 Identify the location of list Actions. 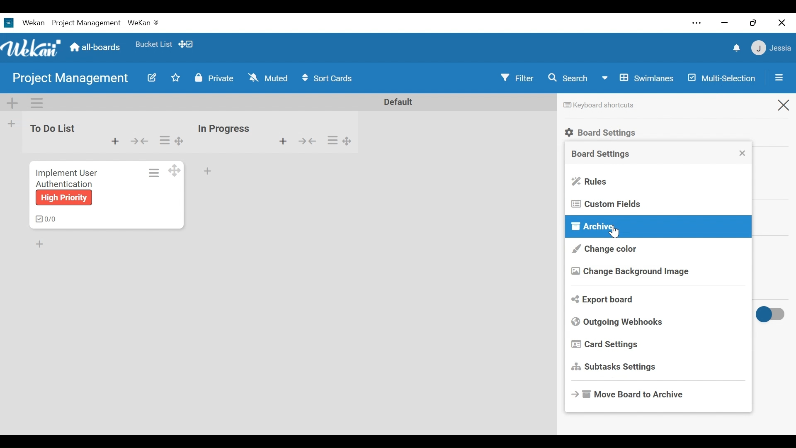
(333, 139).